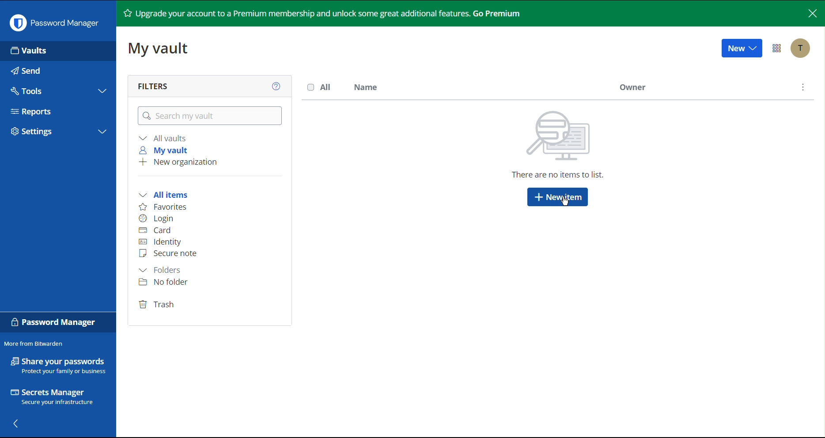 The image size is (825, 438). I want to click on Password Manager, so click(57, 323).